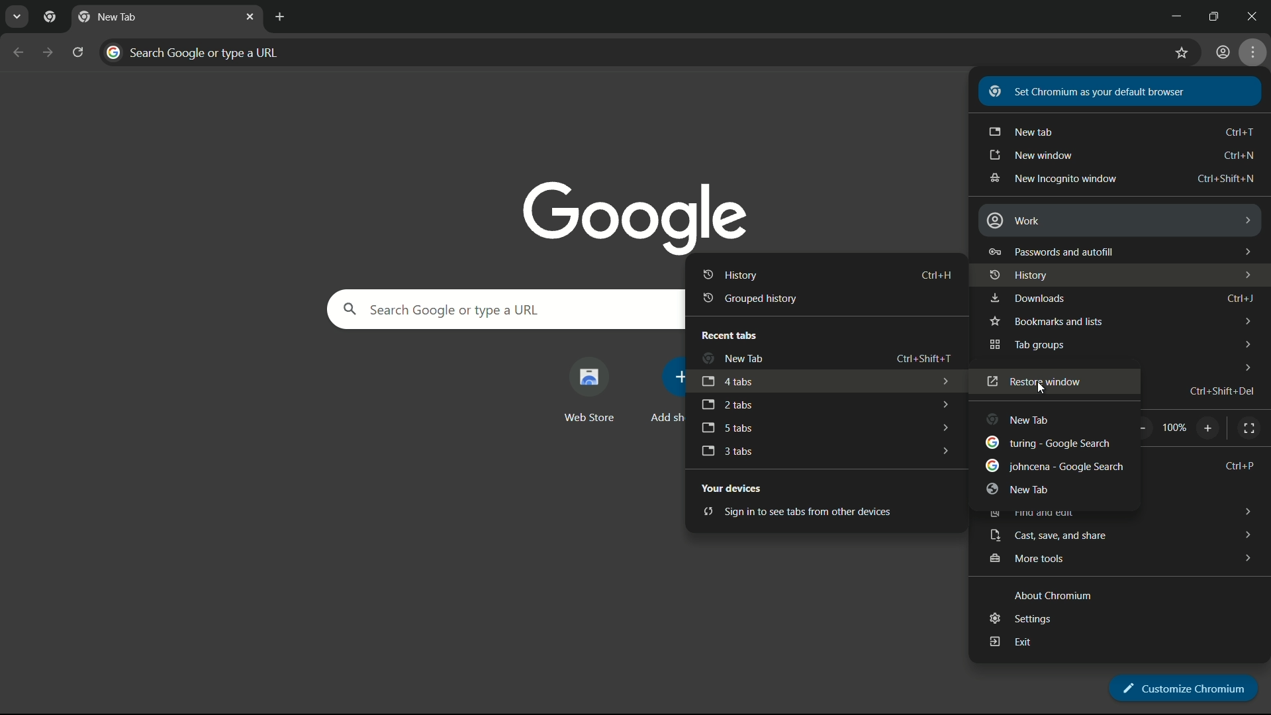 This screenshot has height=715, width=1271. Describe the element at coordinates (1051, 597) in the screenshot. I see `about chromium` at that location.